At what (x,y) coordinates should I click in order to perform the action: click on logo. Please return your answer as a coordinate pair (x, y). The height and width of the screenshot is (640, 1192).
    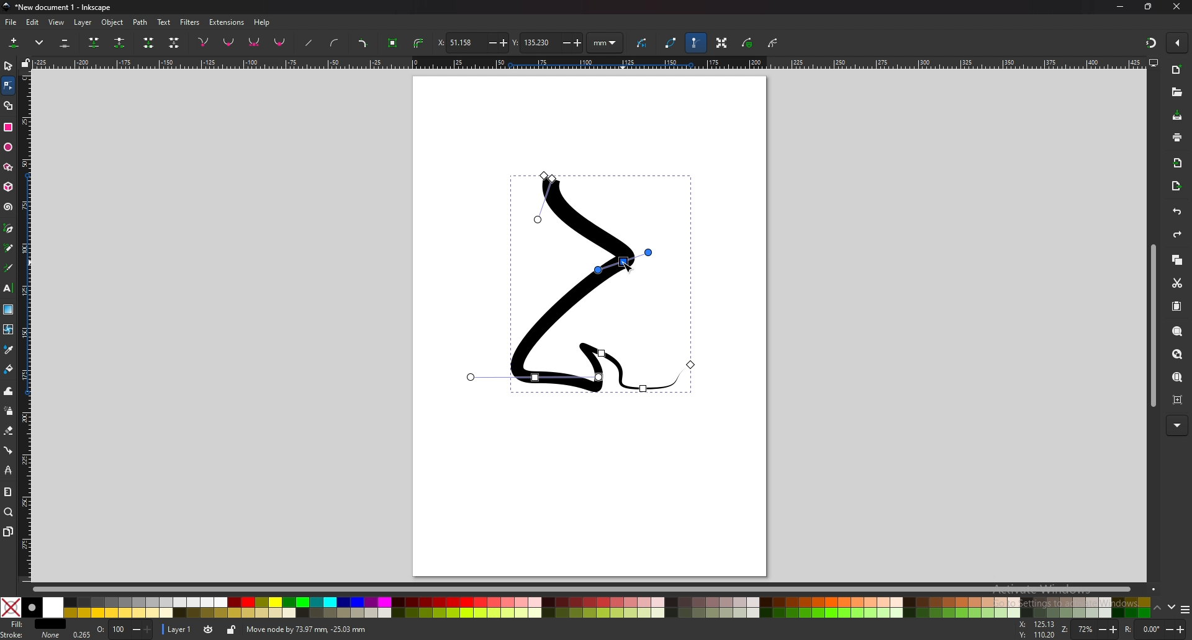
    Looking at the image, I should click on (7, 7).